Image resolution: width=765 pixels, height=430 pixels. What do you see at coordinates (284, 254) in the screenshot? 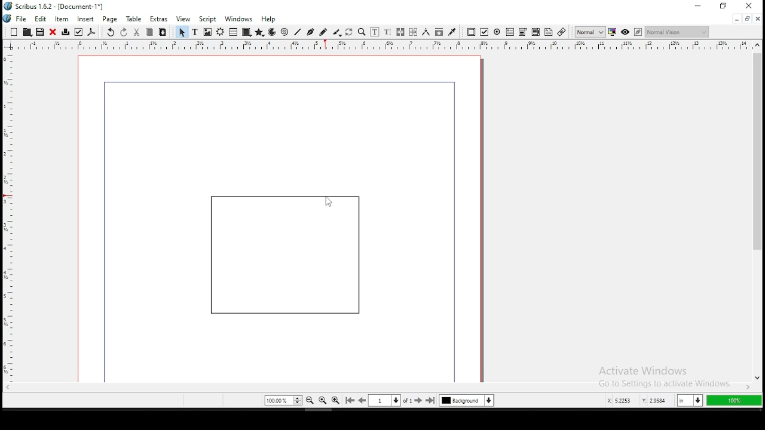
I see `shape` at bounding box center [284, 254].